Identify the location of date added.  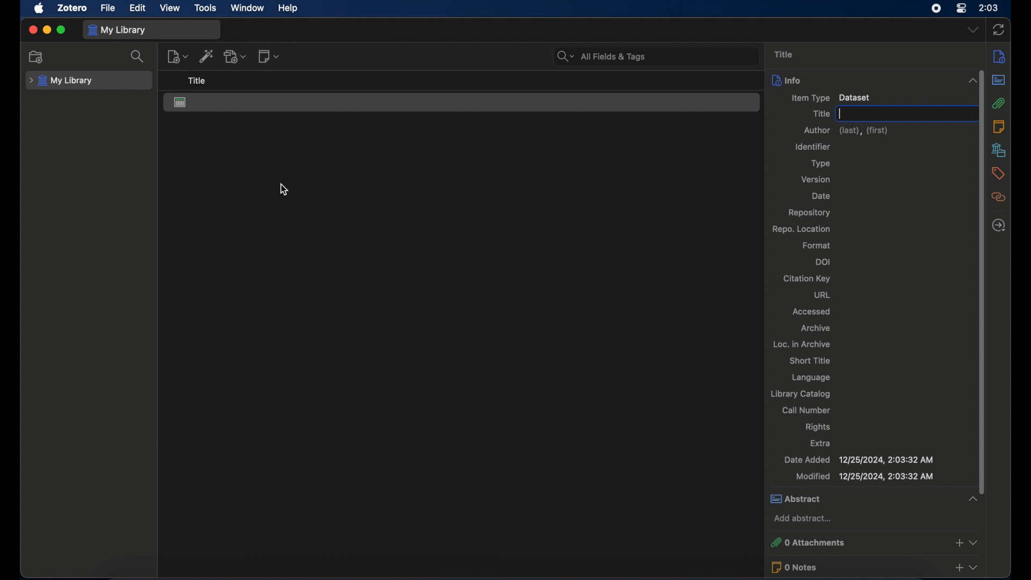
(858, 459).